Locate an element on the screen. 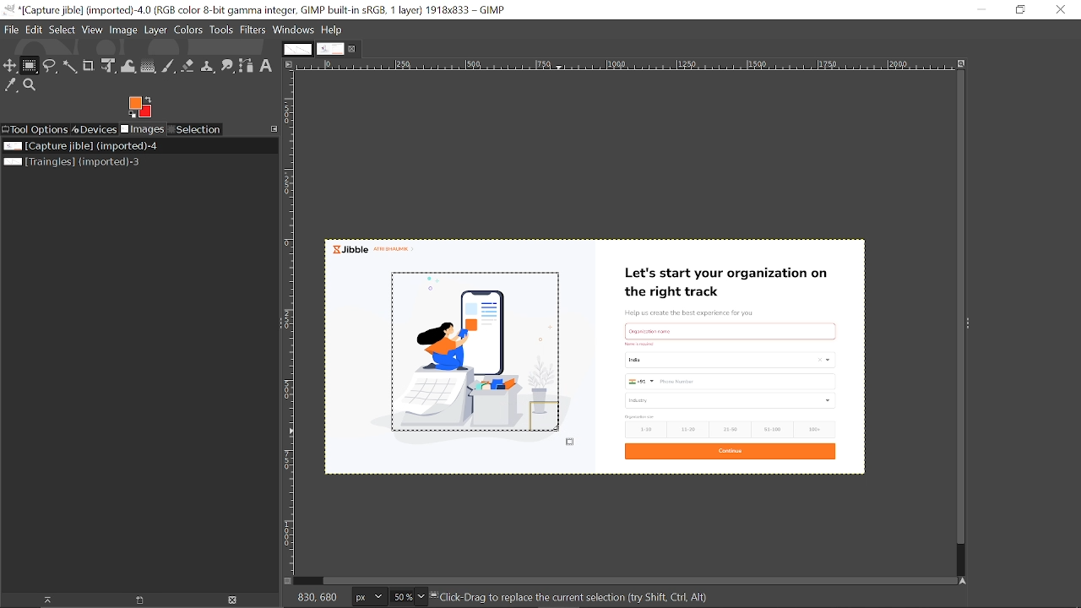 Image resolution: width=1081 pixels, height=608 pixels. Rectangular select tool is located at coordinates (30, 67).